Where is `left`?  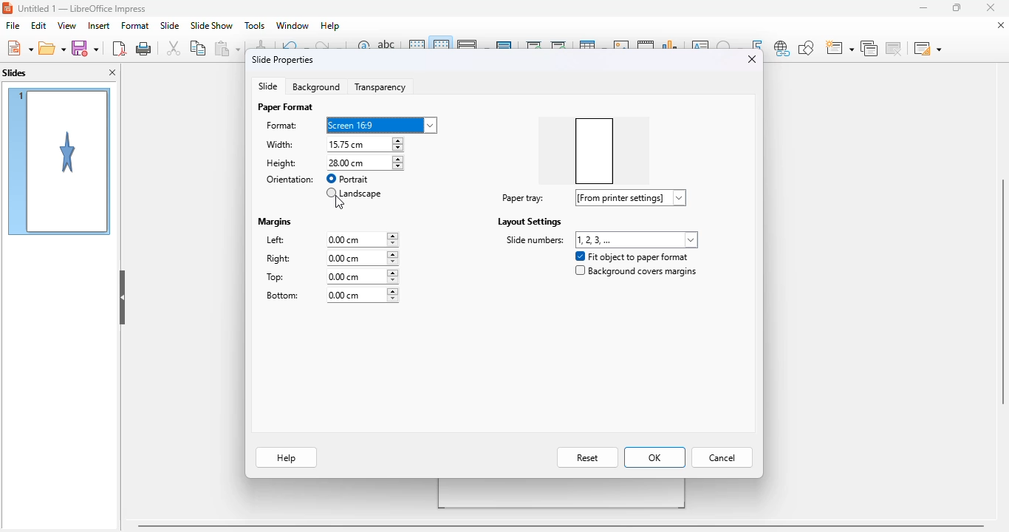 left is located at coordinates (284, 241).